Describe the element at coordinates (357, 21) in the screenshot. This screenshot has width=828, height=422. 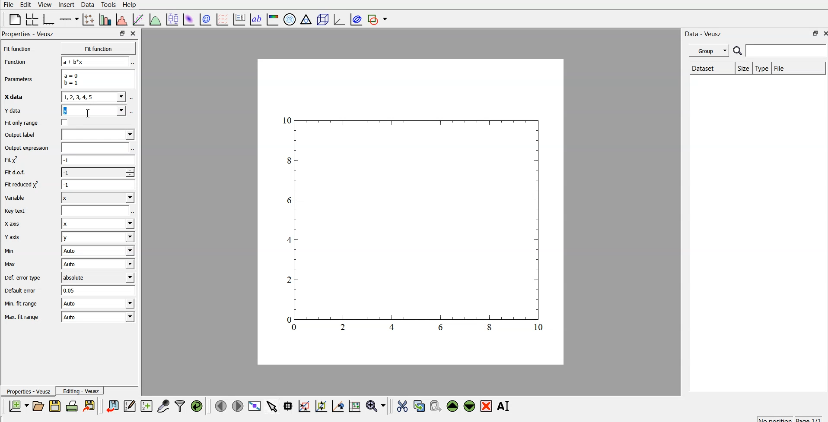
I see `plot covariance ellipse` at that location.